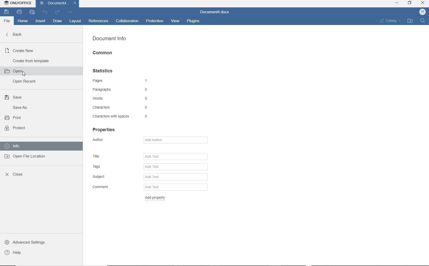 This screenshot has height=266, width=429. What do you see at coordinates (57, 21) in the screenshot?
I see `draw` at bounding box center [57, 21].